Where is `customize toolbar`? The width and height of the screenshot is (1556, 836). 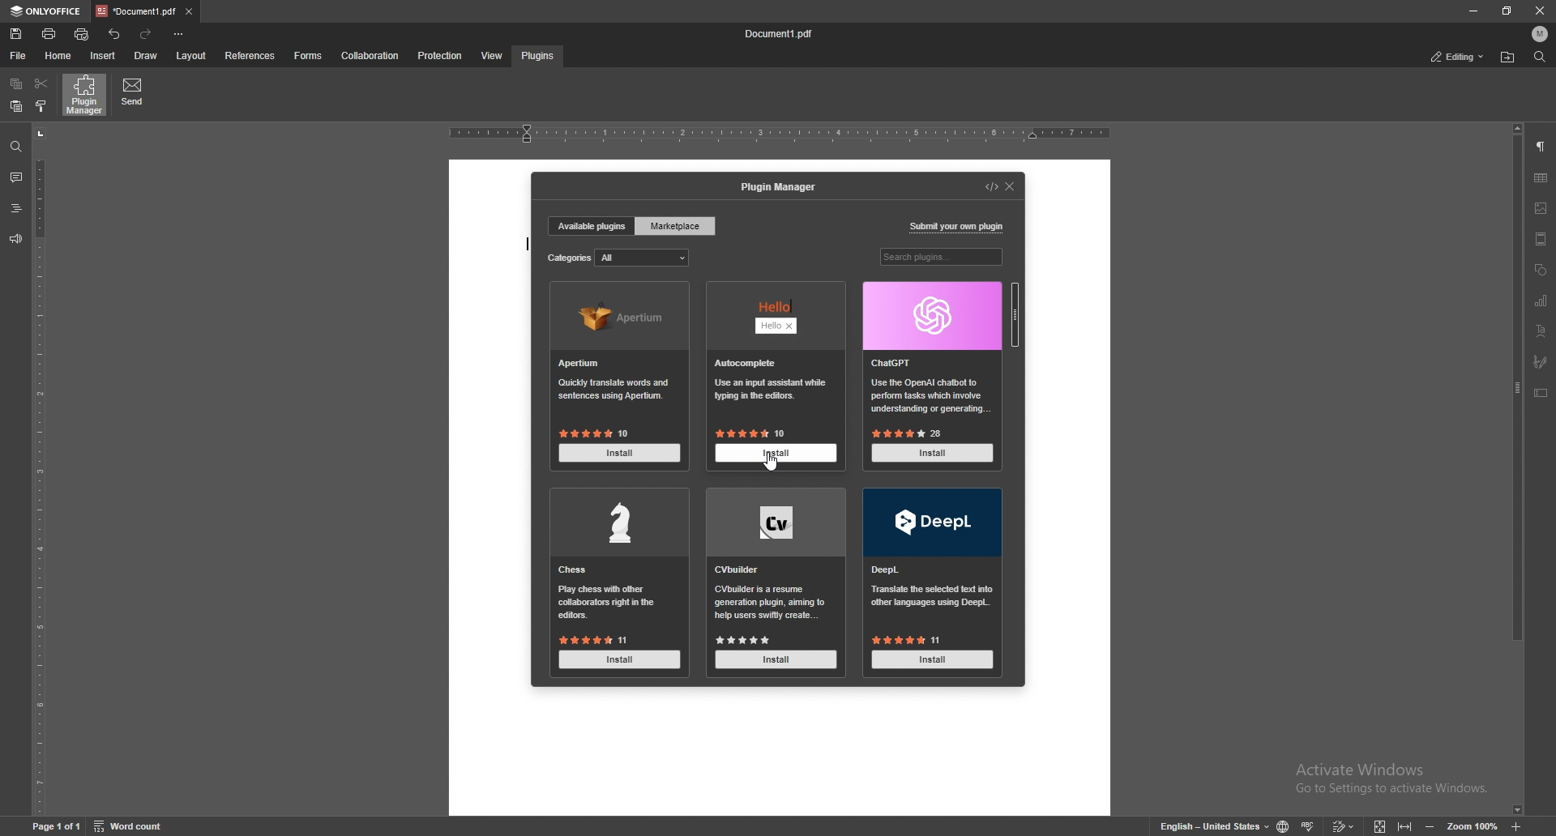
customize toolbar is located at coordinates (178, 35).